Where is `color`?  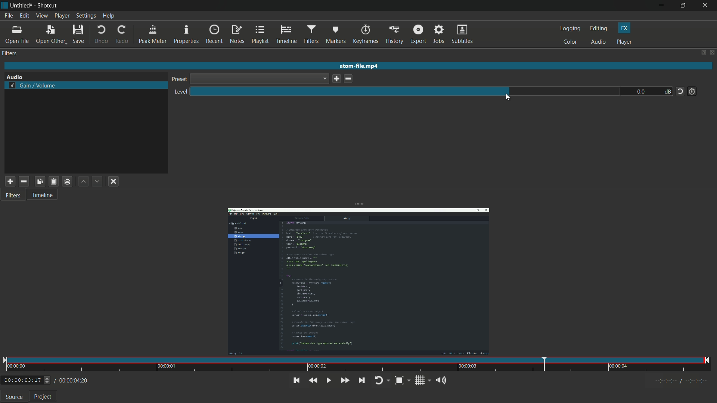 color is located at coordinates (570, 43).